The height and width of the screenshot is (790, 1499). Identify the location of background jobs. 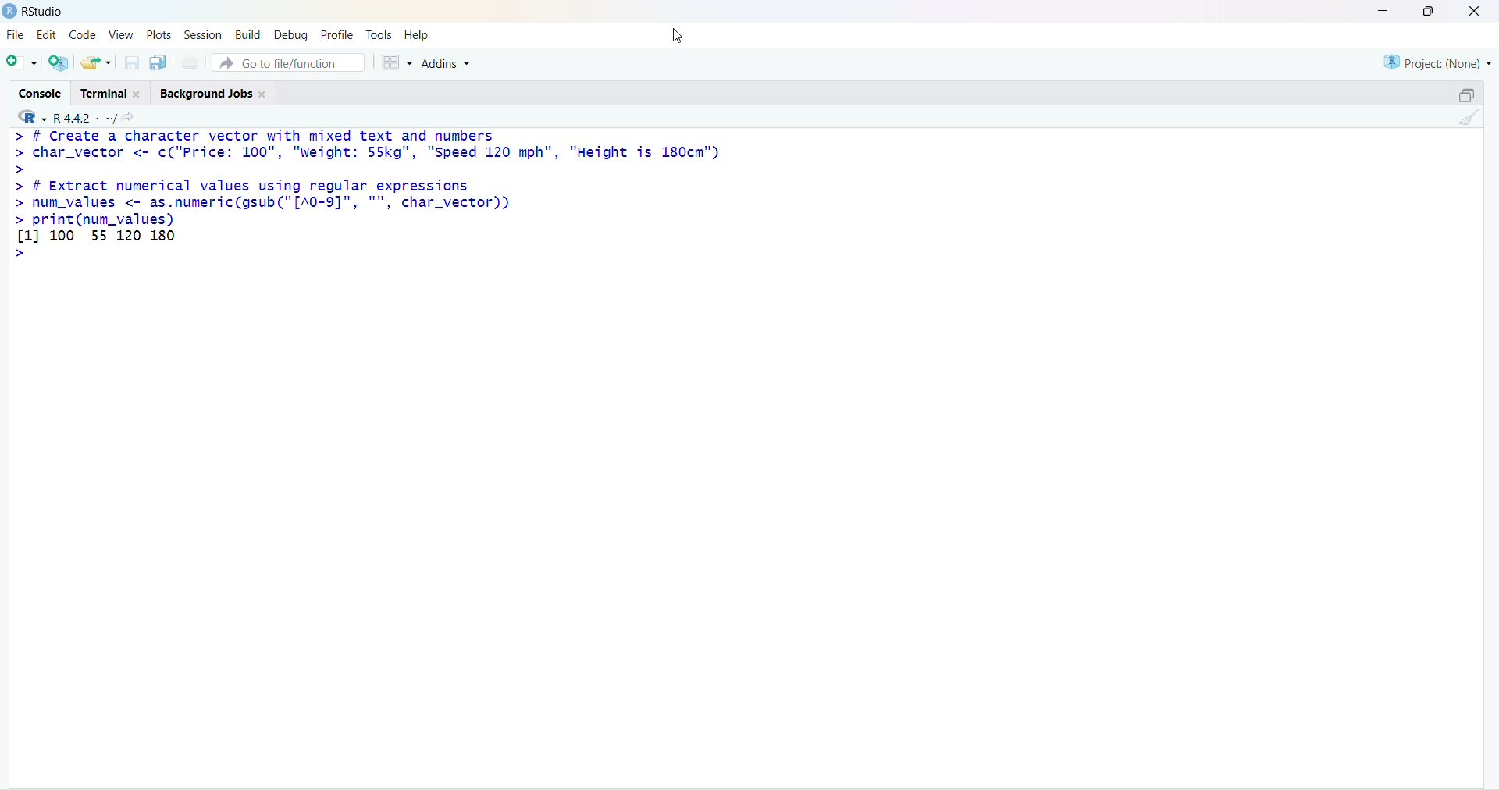
(206, 94).